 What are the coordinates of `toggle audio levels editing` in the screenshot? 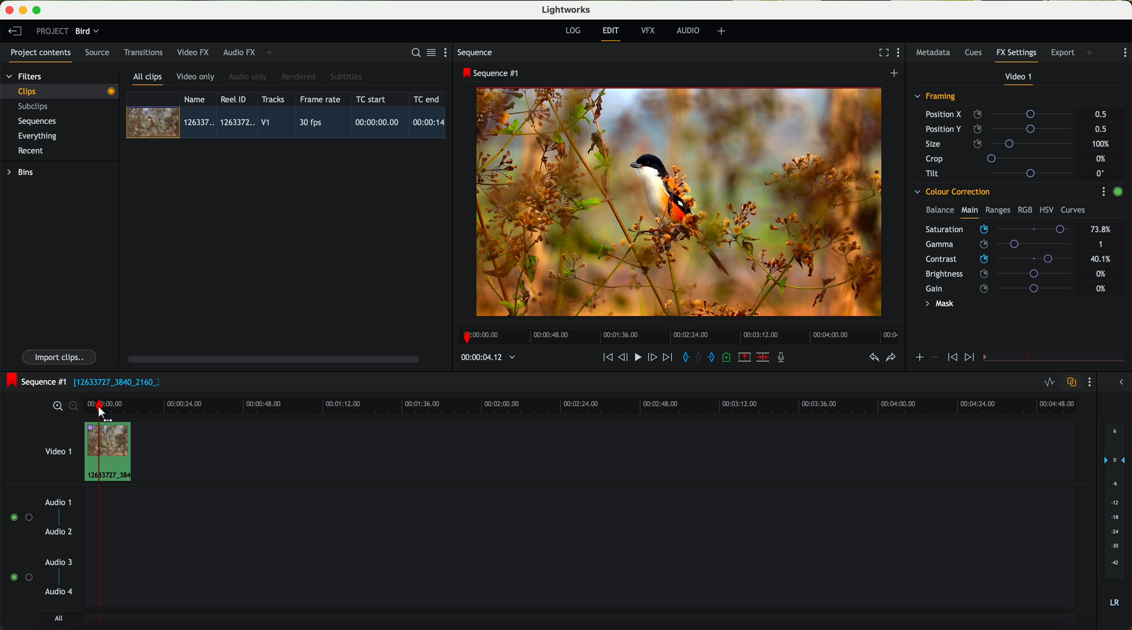 It's located at (1049, 383).